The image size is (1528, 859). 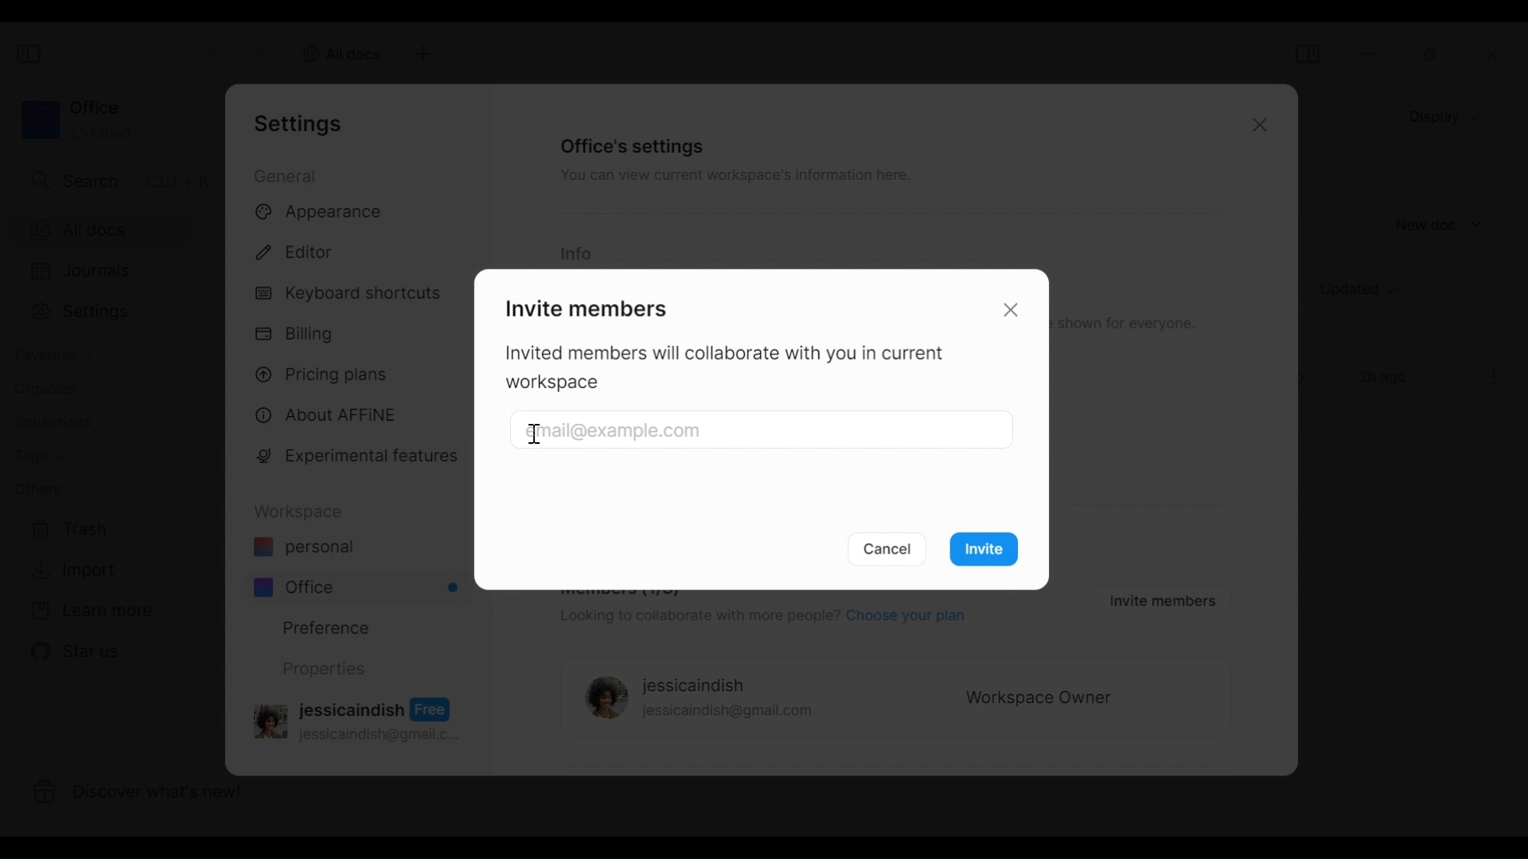 What do you see at coordinates (1366, 291) in the screenshot?
I see `Updated` at bounding box center [1366, 291].